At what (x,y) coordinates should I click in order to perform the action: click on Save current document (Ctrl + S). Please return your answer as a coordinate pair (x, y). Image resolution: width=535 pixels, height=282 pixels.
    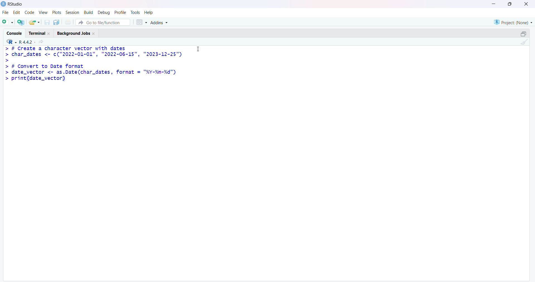
    Looking at the image, I should click on (48, 21).